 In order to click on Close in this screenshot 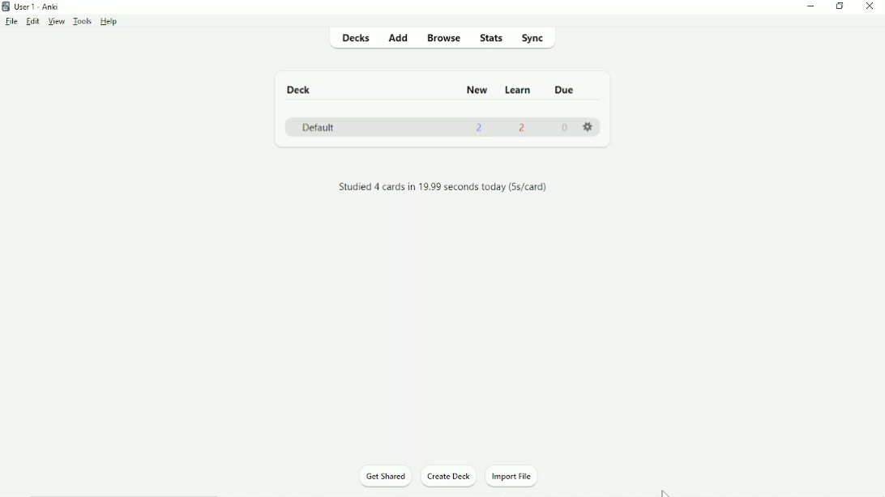, I will do `click(872, 6)`.